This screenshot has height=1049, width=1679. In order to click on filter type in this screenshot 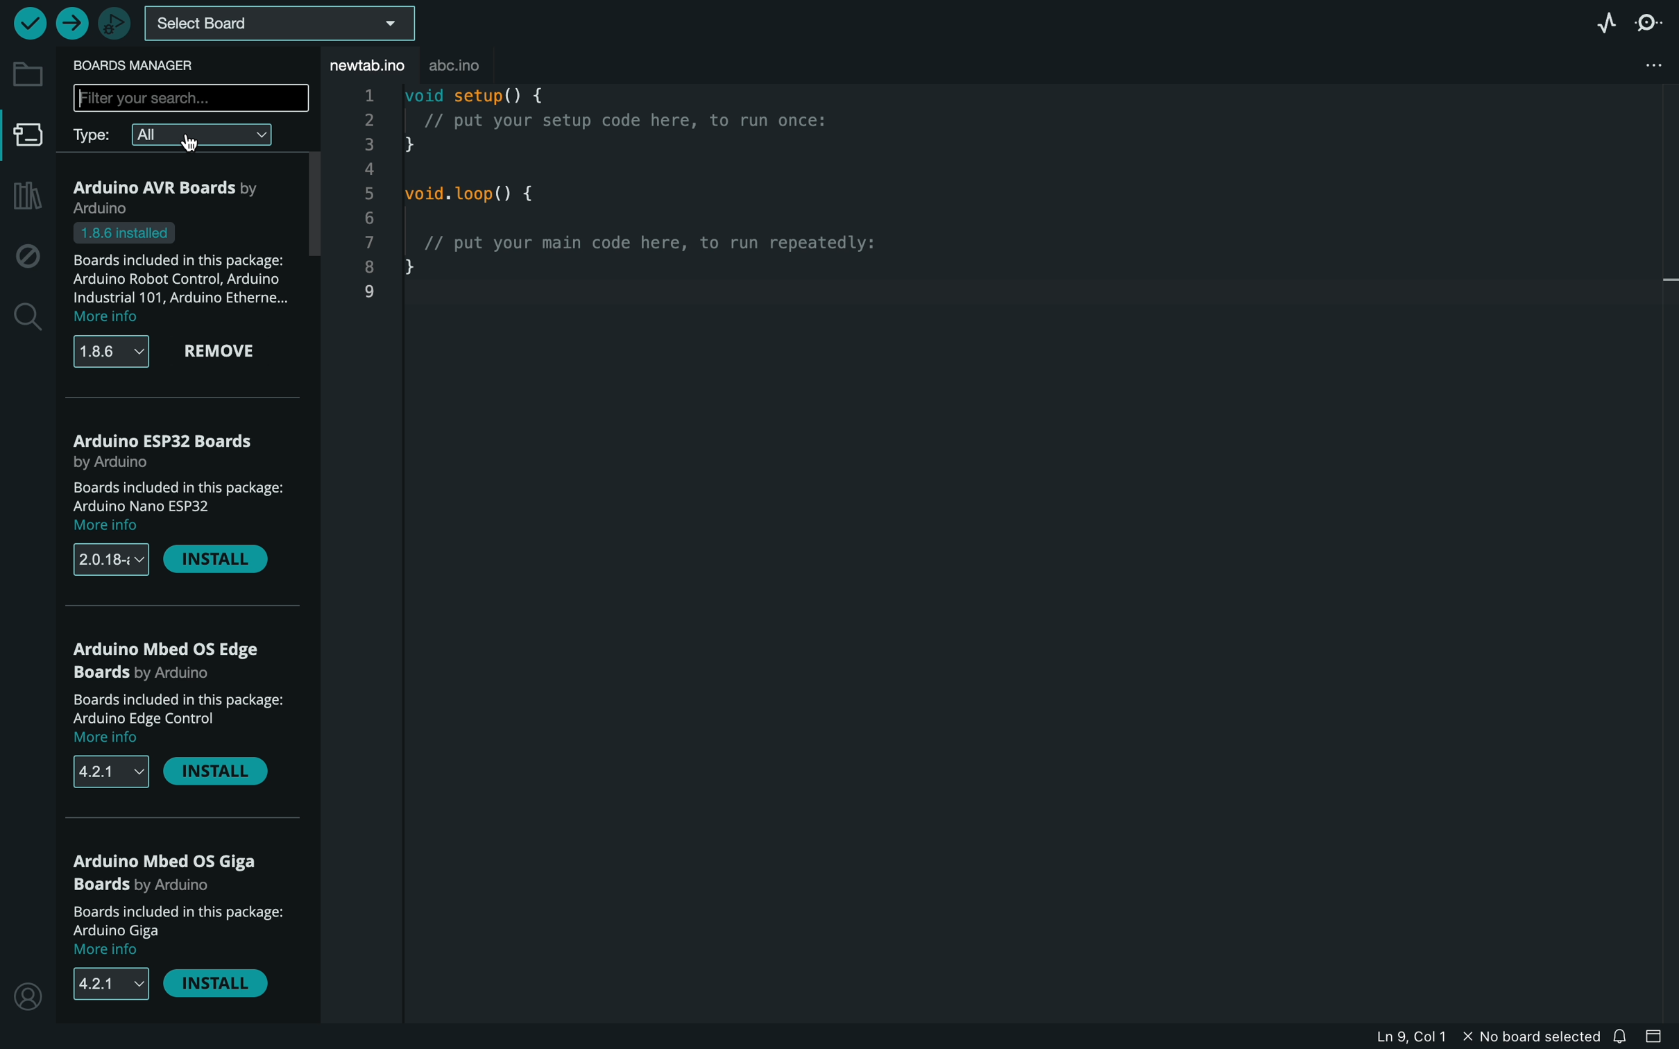, I will do `click(185, 137)`.